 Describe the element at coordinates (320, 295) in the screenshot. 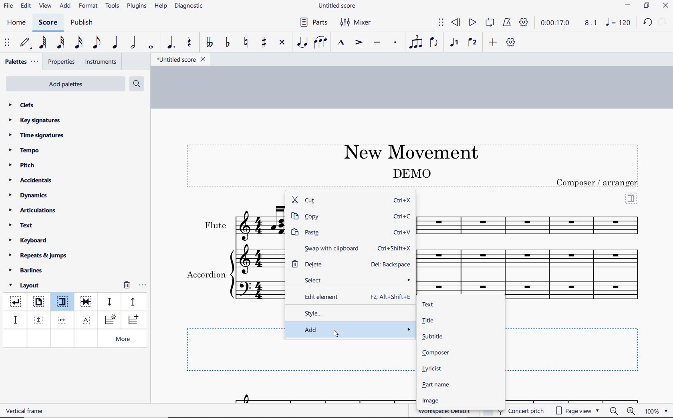

I see `edit element` at that location.